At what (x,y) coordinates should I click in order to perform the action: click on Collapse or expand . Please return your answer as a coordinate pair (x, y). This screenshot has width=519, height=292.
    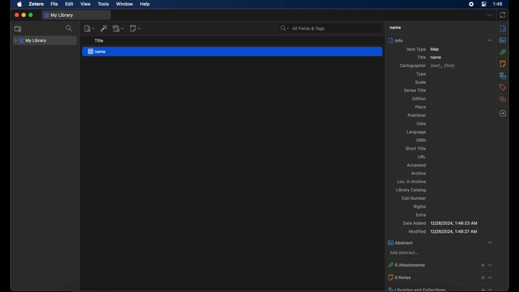
    Looking at the image, I should click on (491, 289).